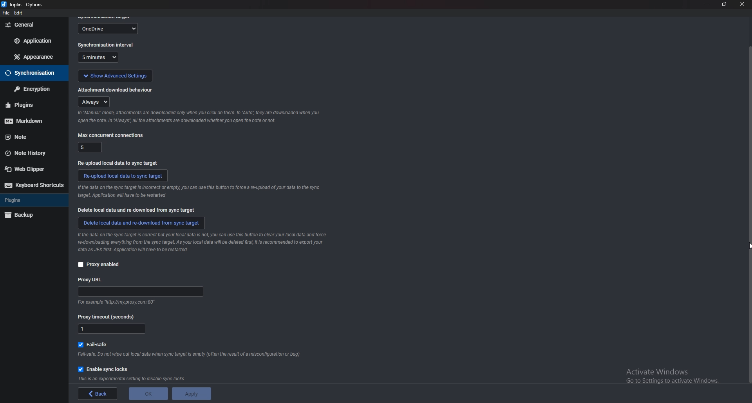 This screenshot has width=752, height=403. I want to click on delete local data, so click(141, 222).